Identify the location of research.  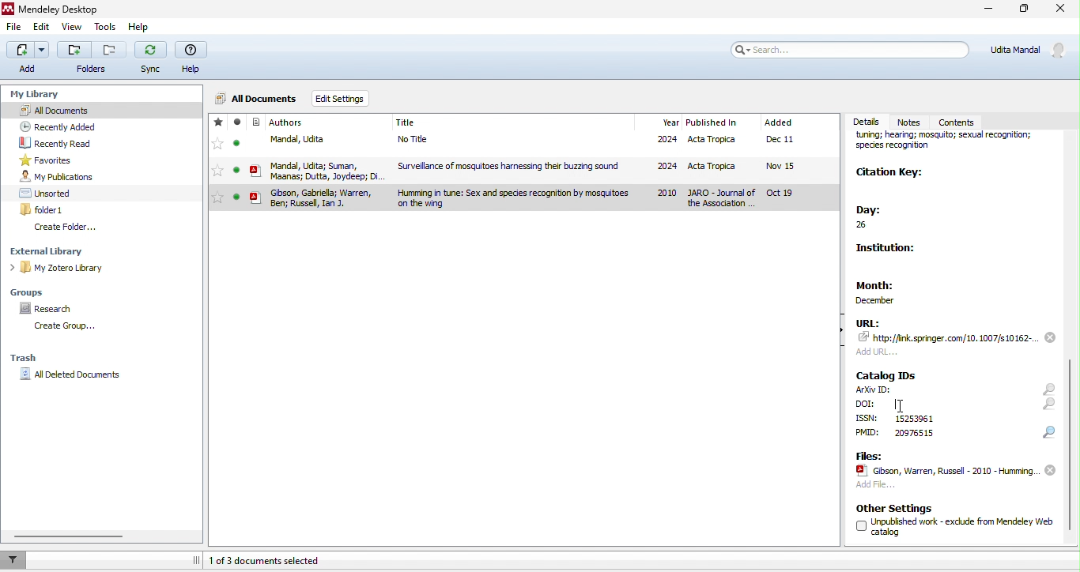
(50, 309).